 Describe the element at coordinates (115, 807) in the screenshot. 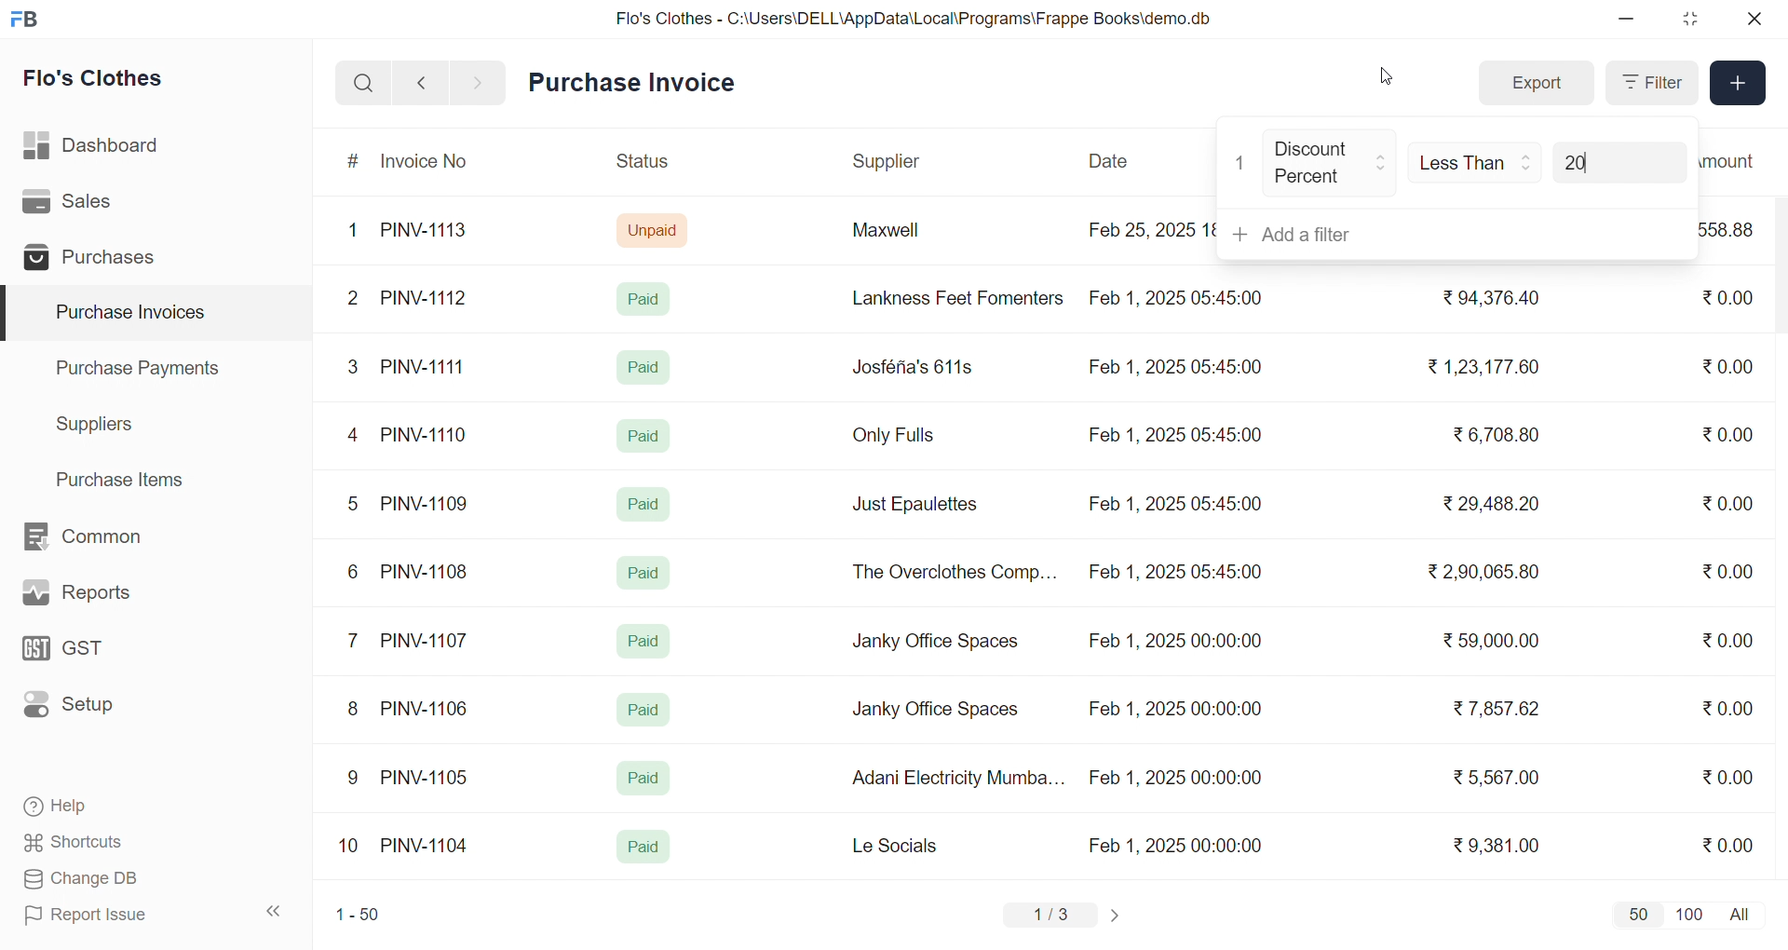

I see `Help` at that location.